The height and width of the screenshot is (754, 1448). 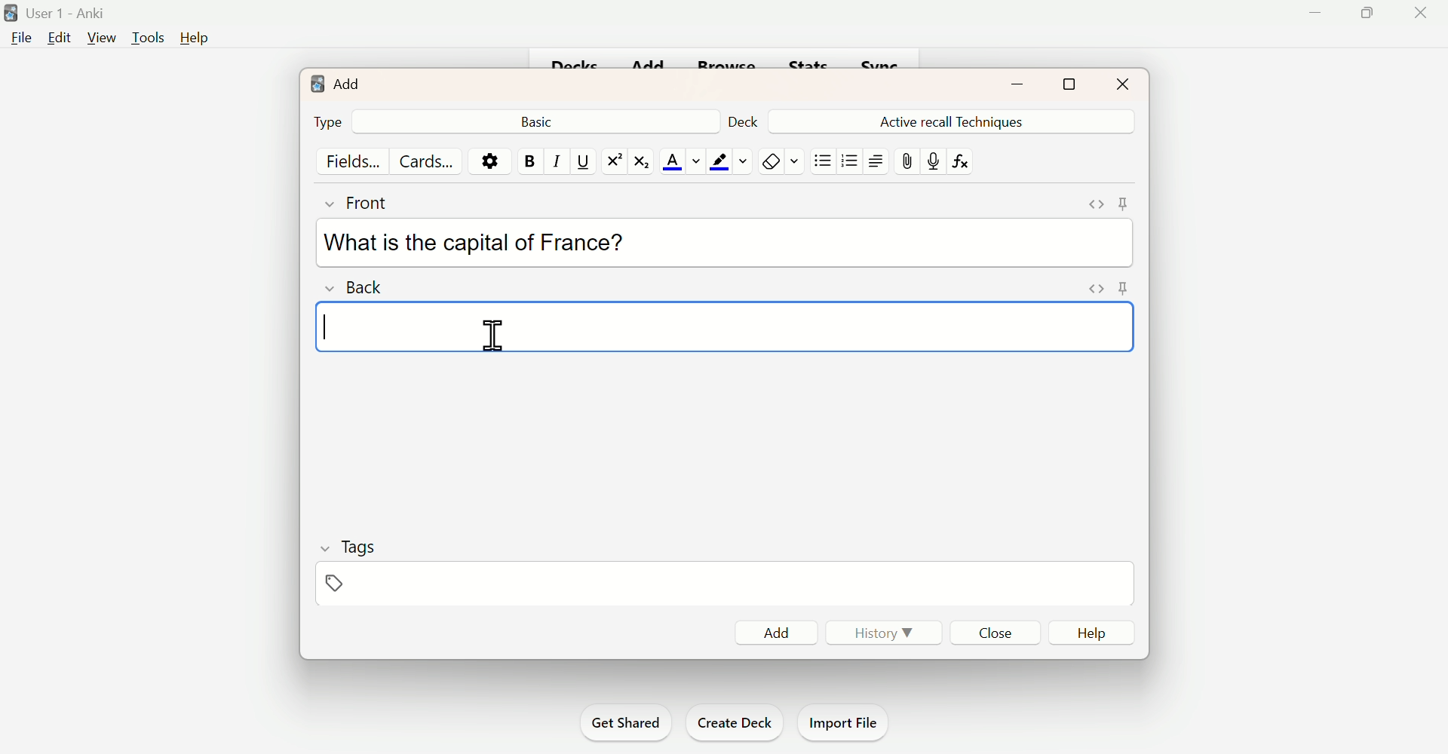 What do you see at coordinates (775, 633) in the screenshot?
I see `Add` at bounding box center [775, 633].